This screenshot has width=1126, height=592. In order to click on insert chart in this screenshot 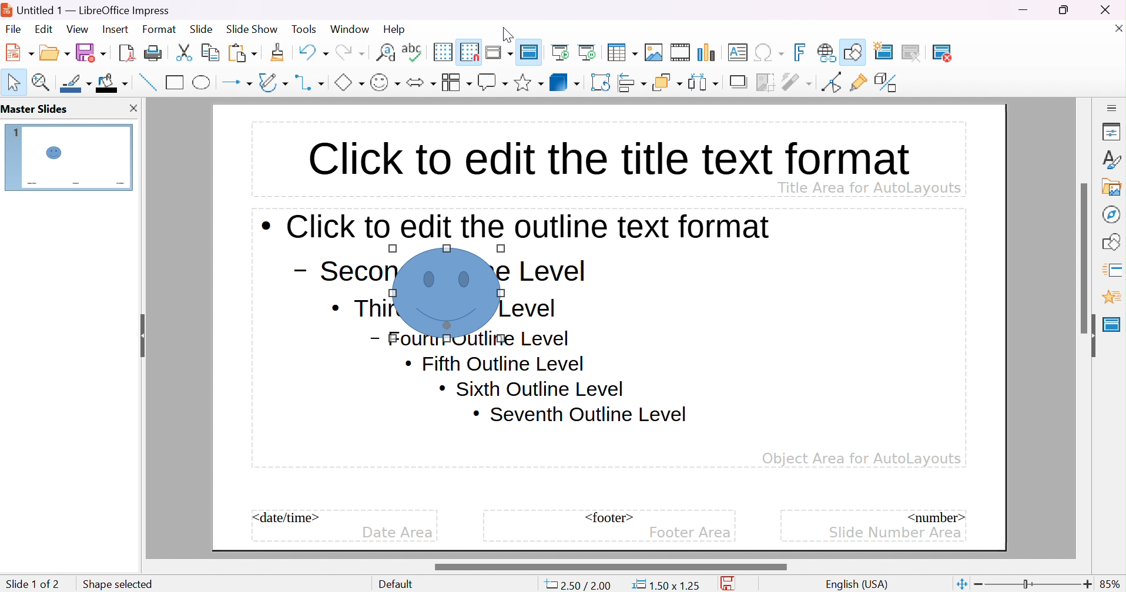, I will do `click(708, 52)`.